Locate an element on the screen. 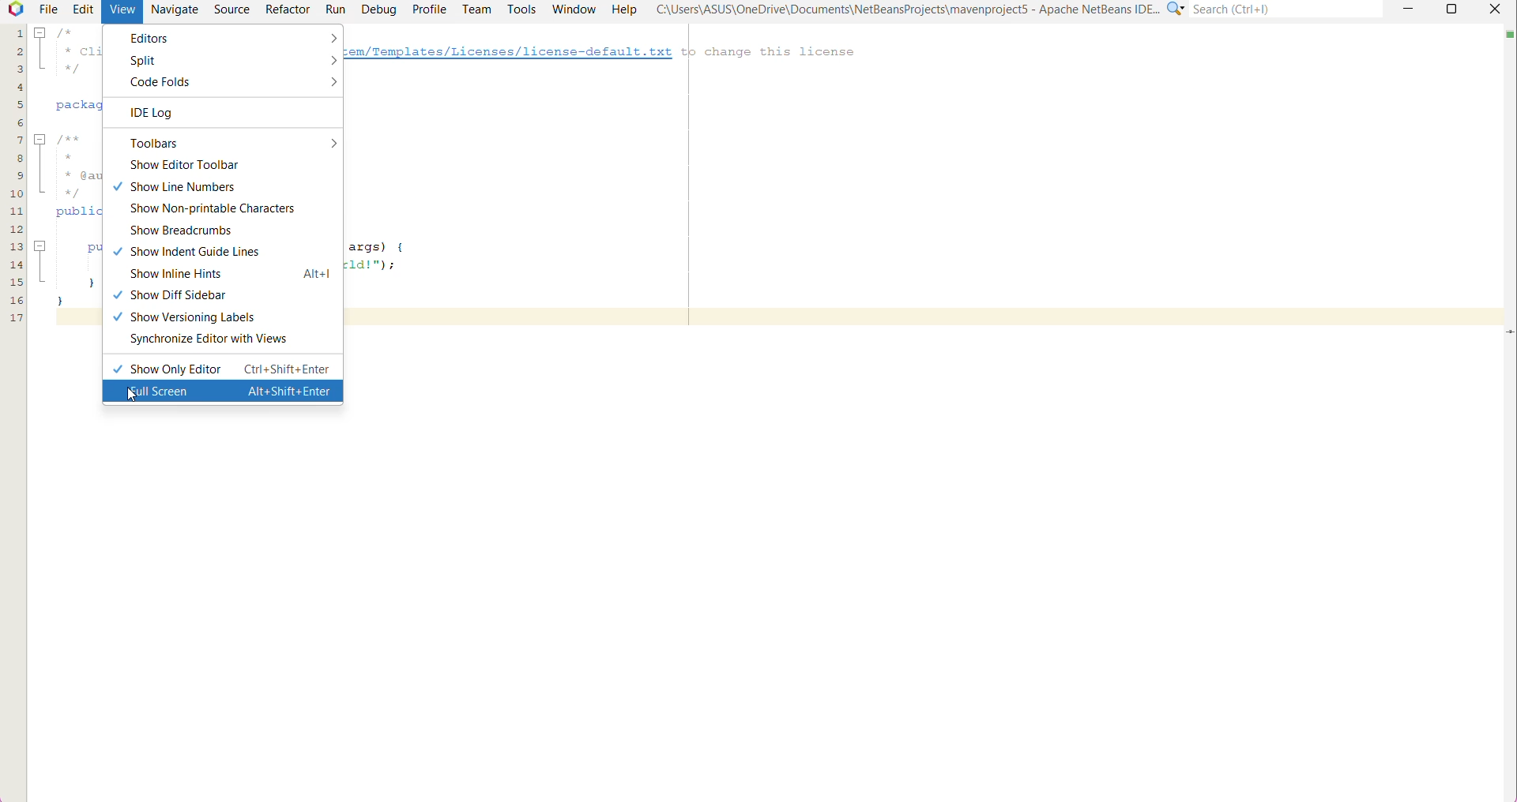  Show Non-printable Characters is located at coordinates (216, 209).